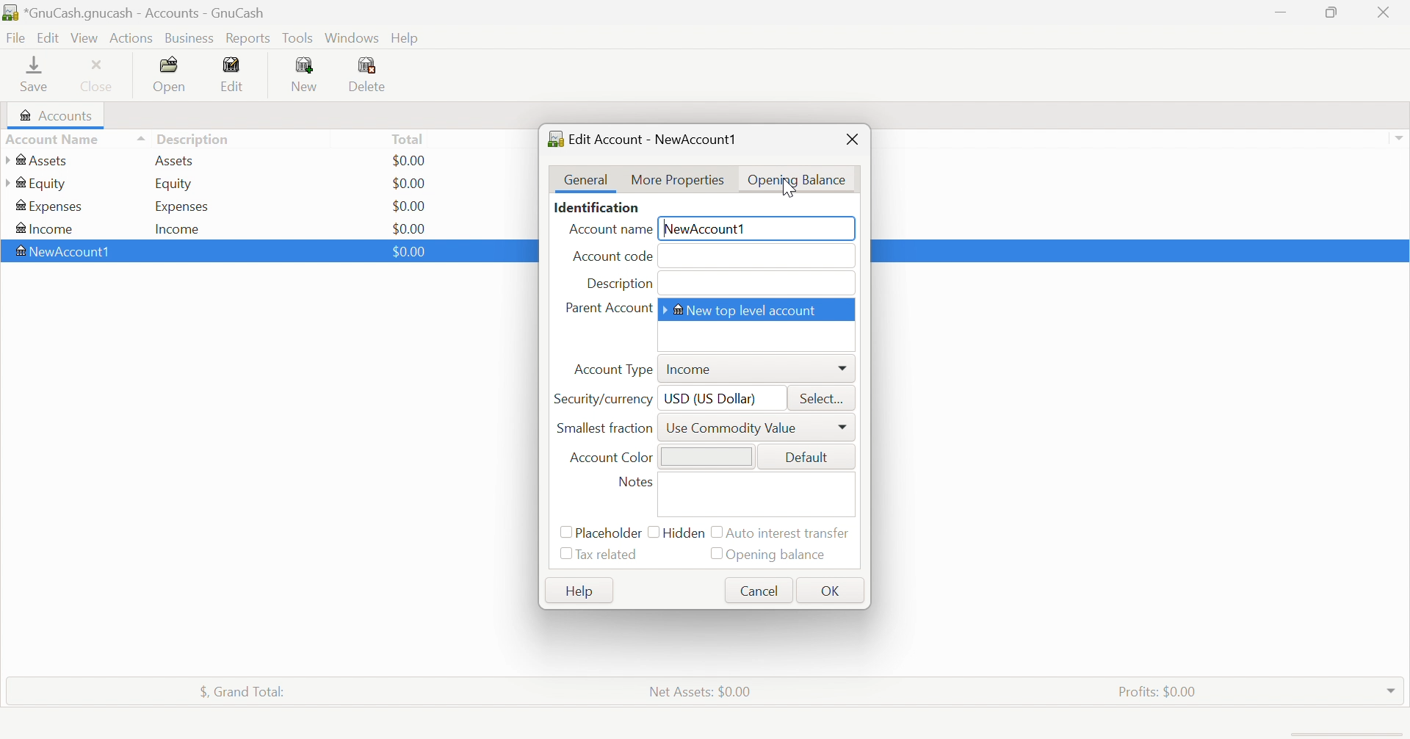 This screenshot has width=1410, height=739. Describe the element at coordinates (180, 206) in the screenshot. I see `Expenses` at that location.